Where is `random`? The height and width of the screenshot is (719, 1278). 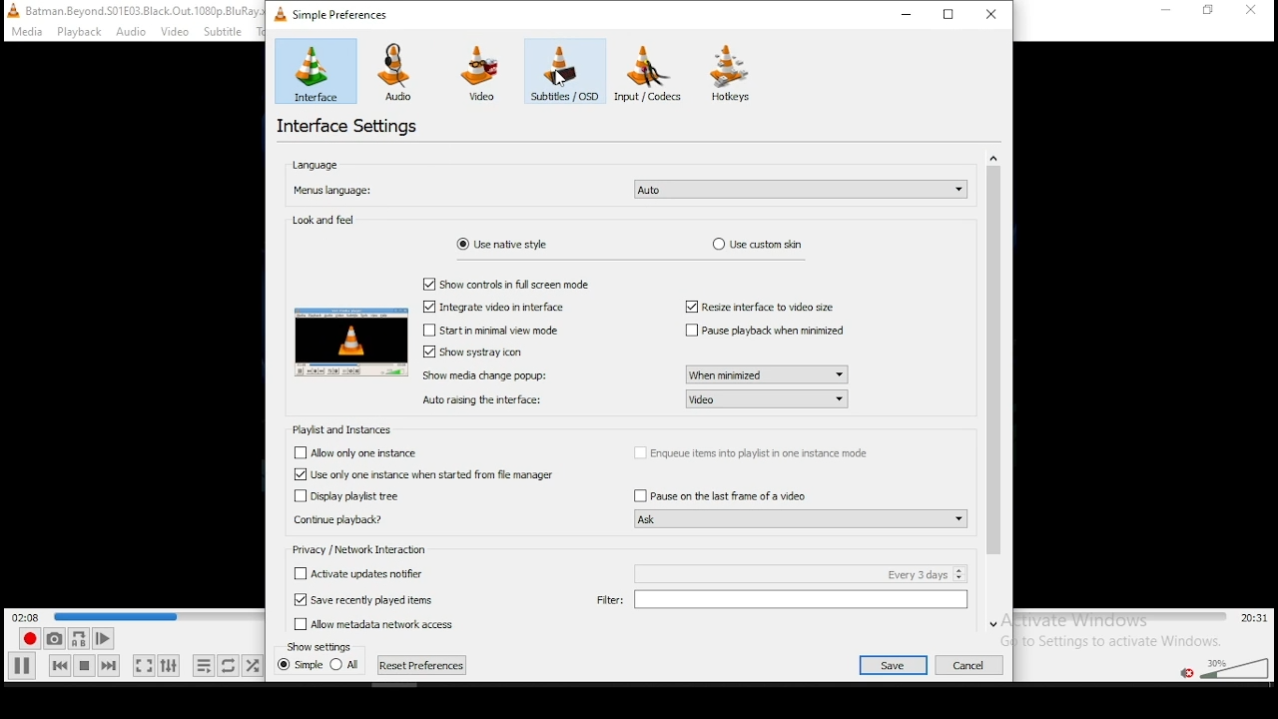
random is located at coordinates (252, 665).